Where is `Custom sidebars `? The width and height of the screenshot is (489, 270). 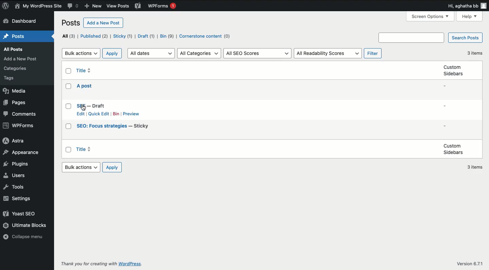
Custom sidebars  is located at coordinates (453, 71).